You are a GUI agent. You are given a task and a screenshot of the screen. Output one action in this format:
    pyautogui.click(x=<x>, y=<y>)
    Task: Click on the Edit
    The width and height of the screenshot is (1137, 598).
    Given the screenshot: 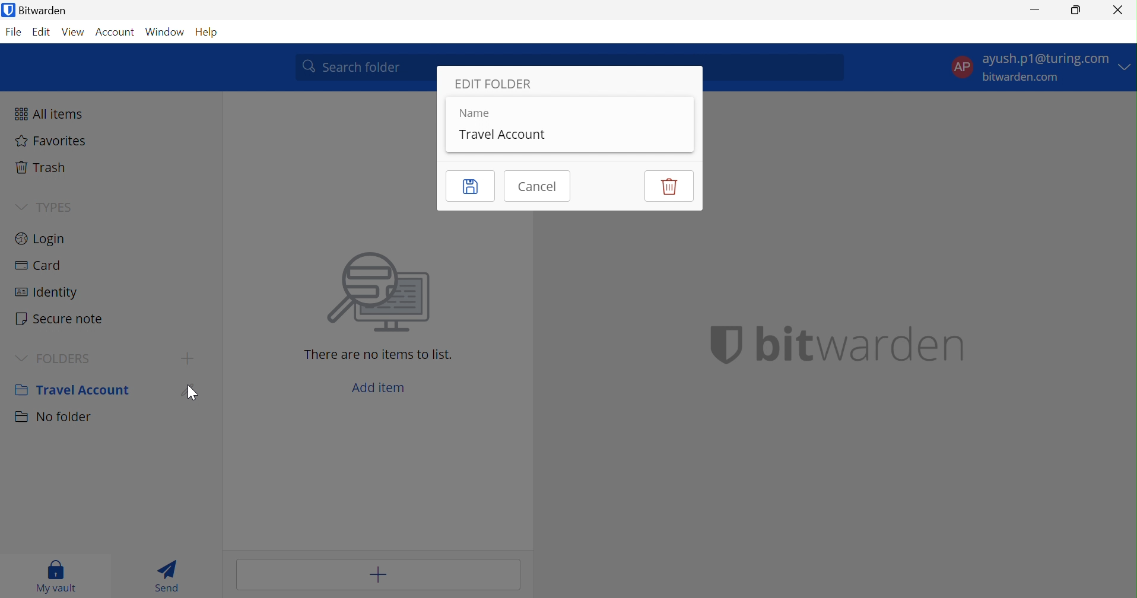 What is the action you would take?
    pyautogui.click(x=42, y=33)
    